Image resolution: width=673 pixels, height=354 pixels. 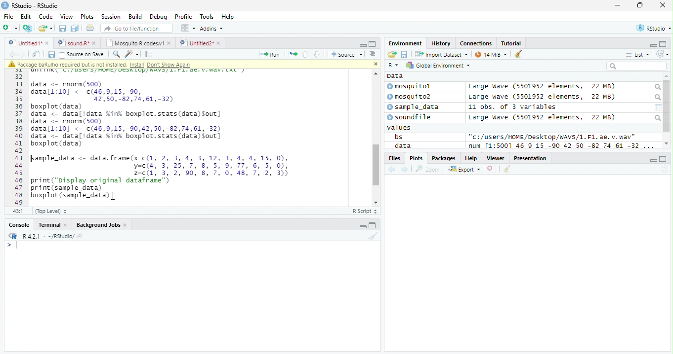 I want to click on Data, so click(x=395, y=76).